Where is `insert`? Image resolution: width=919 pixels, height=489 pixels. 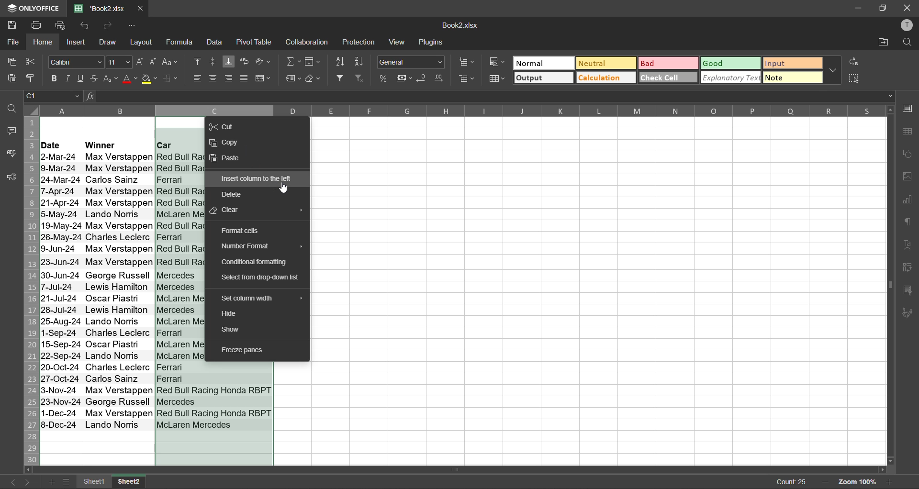
insert is located at coordinates (79, 43).